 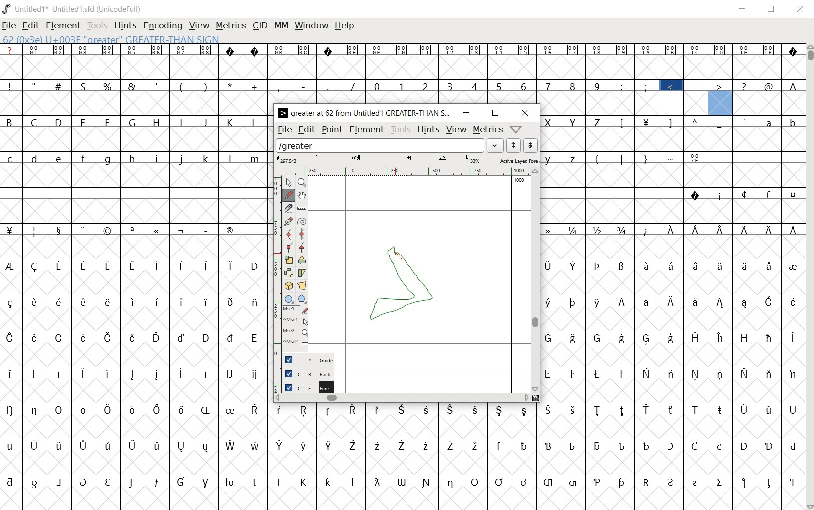 What do you see at coordinates (526, 113) in the screenshot?
I see `close` at bounding box center [526, 113].